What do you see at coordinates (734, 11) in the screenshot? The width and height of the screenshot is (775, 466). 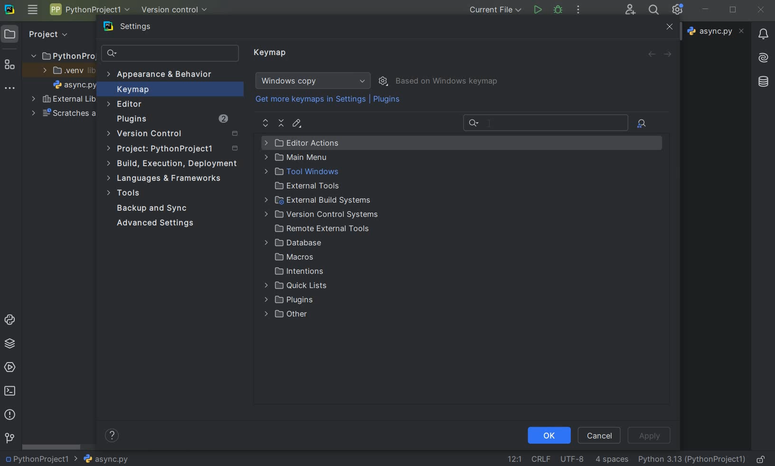 I see `restore down` at bounding box center [734, 11].